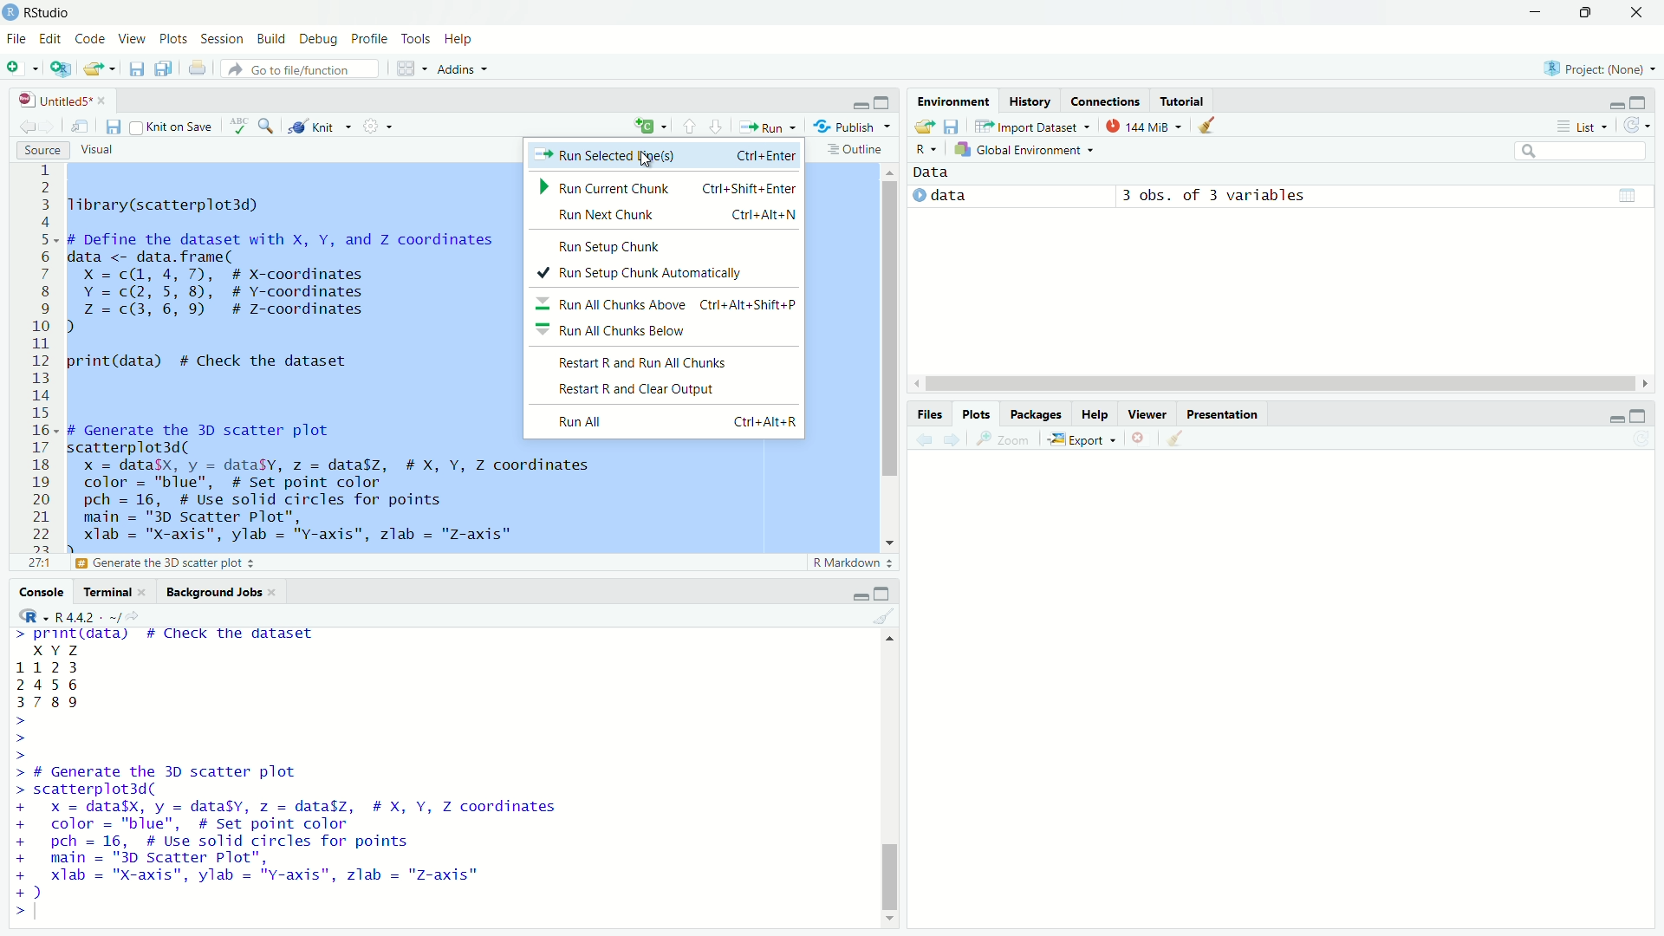 The width and height of the screenshot is (1664, 936). Describe the element at coordinates (647, 159) in the screenshot. I see `cursor` at that location.